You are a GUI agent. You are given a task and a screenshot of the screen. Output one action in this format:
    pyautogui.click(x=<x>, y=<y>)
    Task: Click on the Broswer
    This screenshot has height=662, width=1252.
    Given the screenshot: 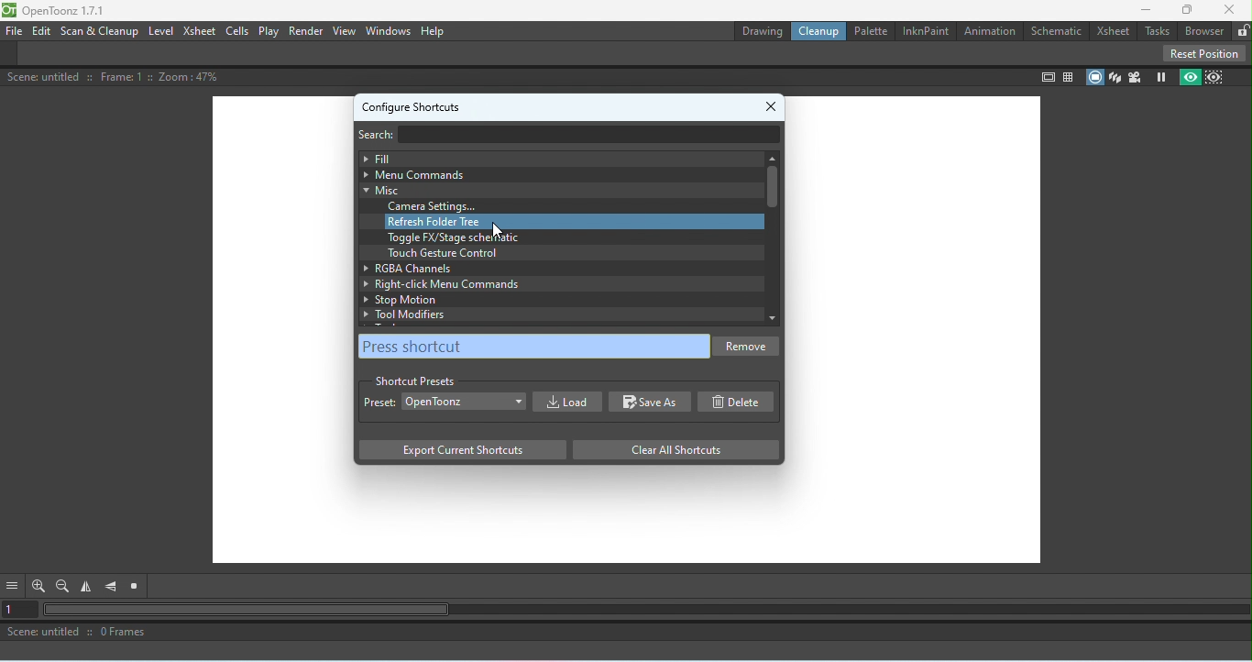 What is the action you would take?
    pyautogui.click(x=1205, y=30)
    